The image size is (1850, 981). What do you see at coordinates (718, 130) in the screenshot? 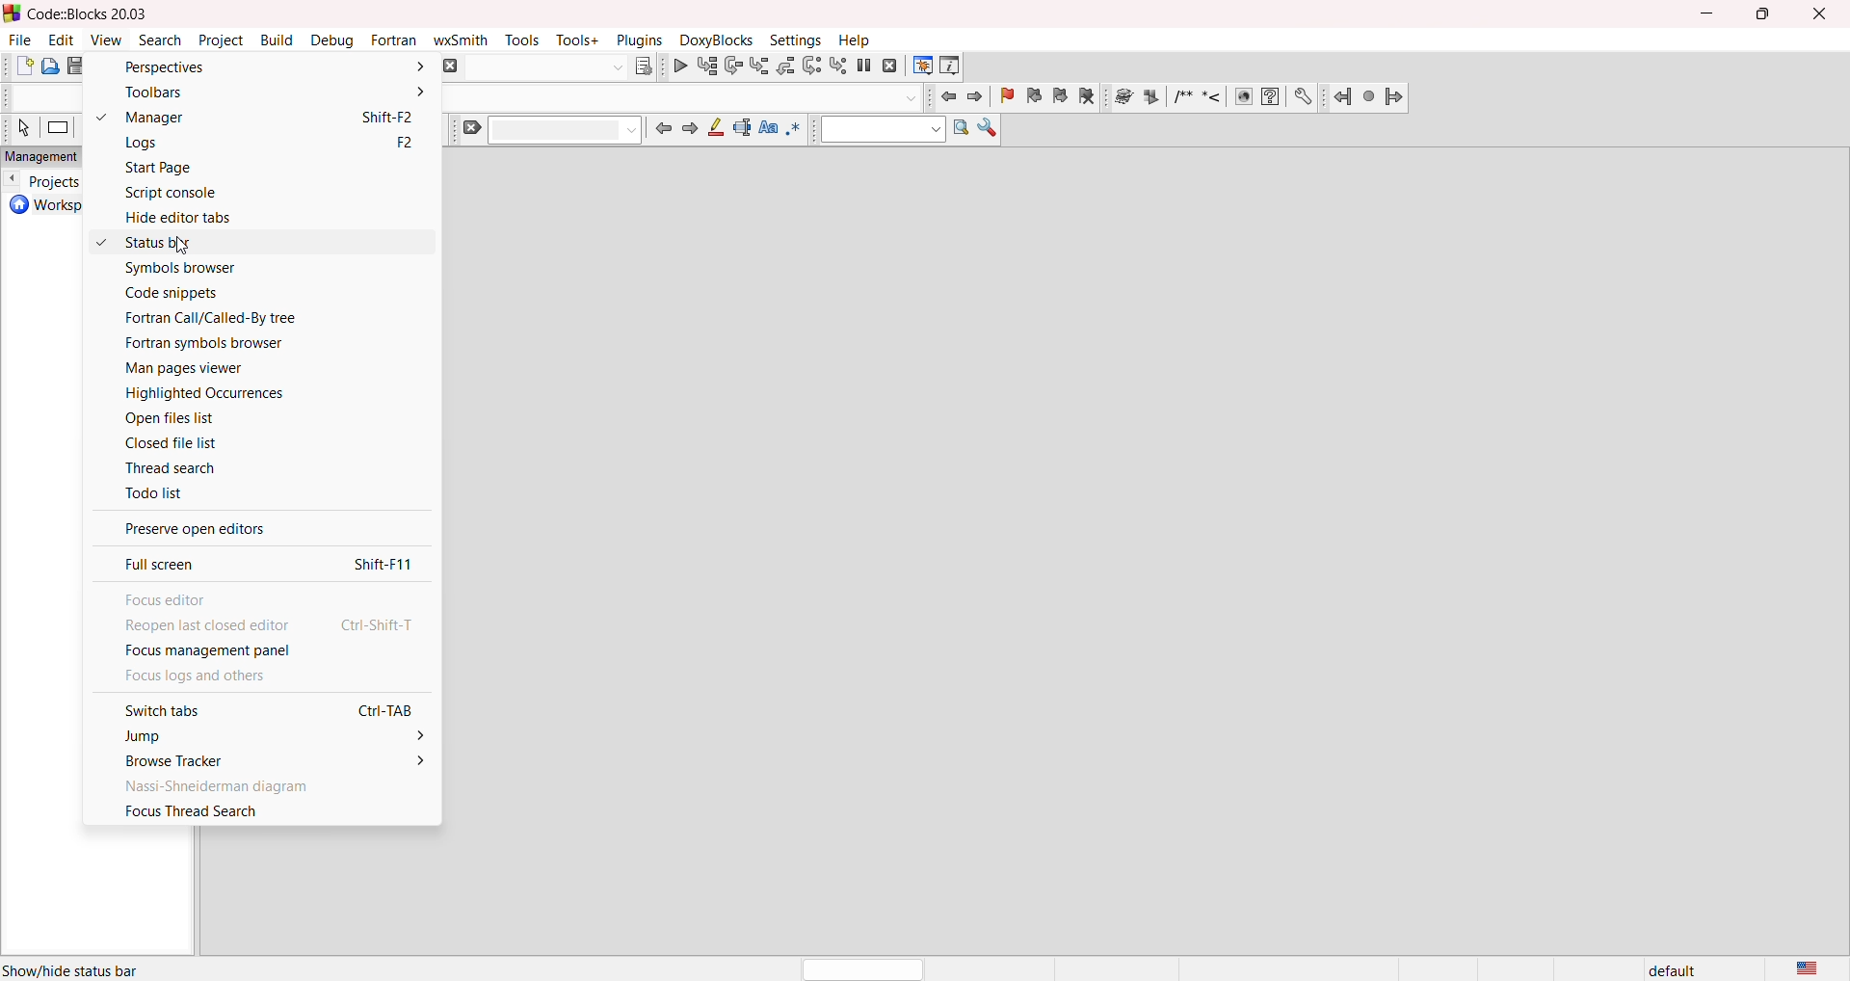
I see `highlight` at bounding box center [718, 130].